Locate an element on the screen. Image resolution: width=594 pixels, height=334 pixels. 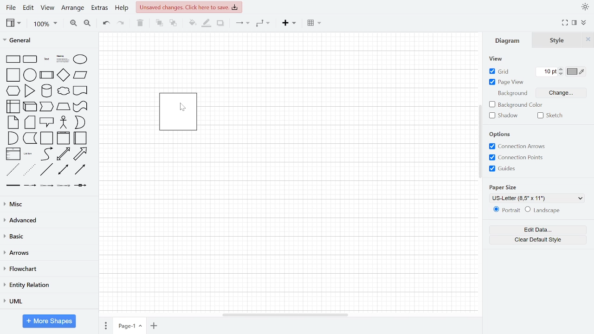
data storage is located at coordinates (30, 138).